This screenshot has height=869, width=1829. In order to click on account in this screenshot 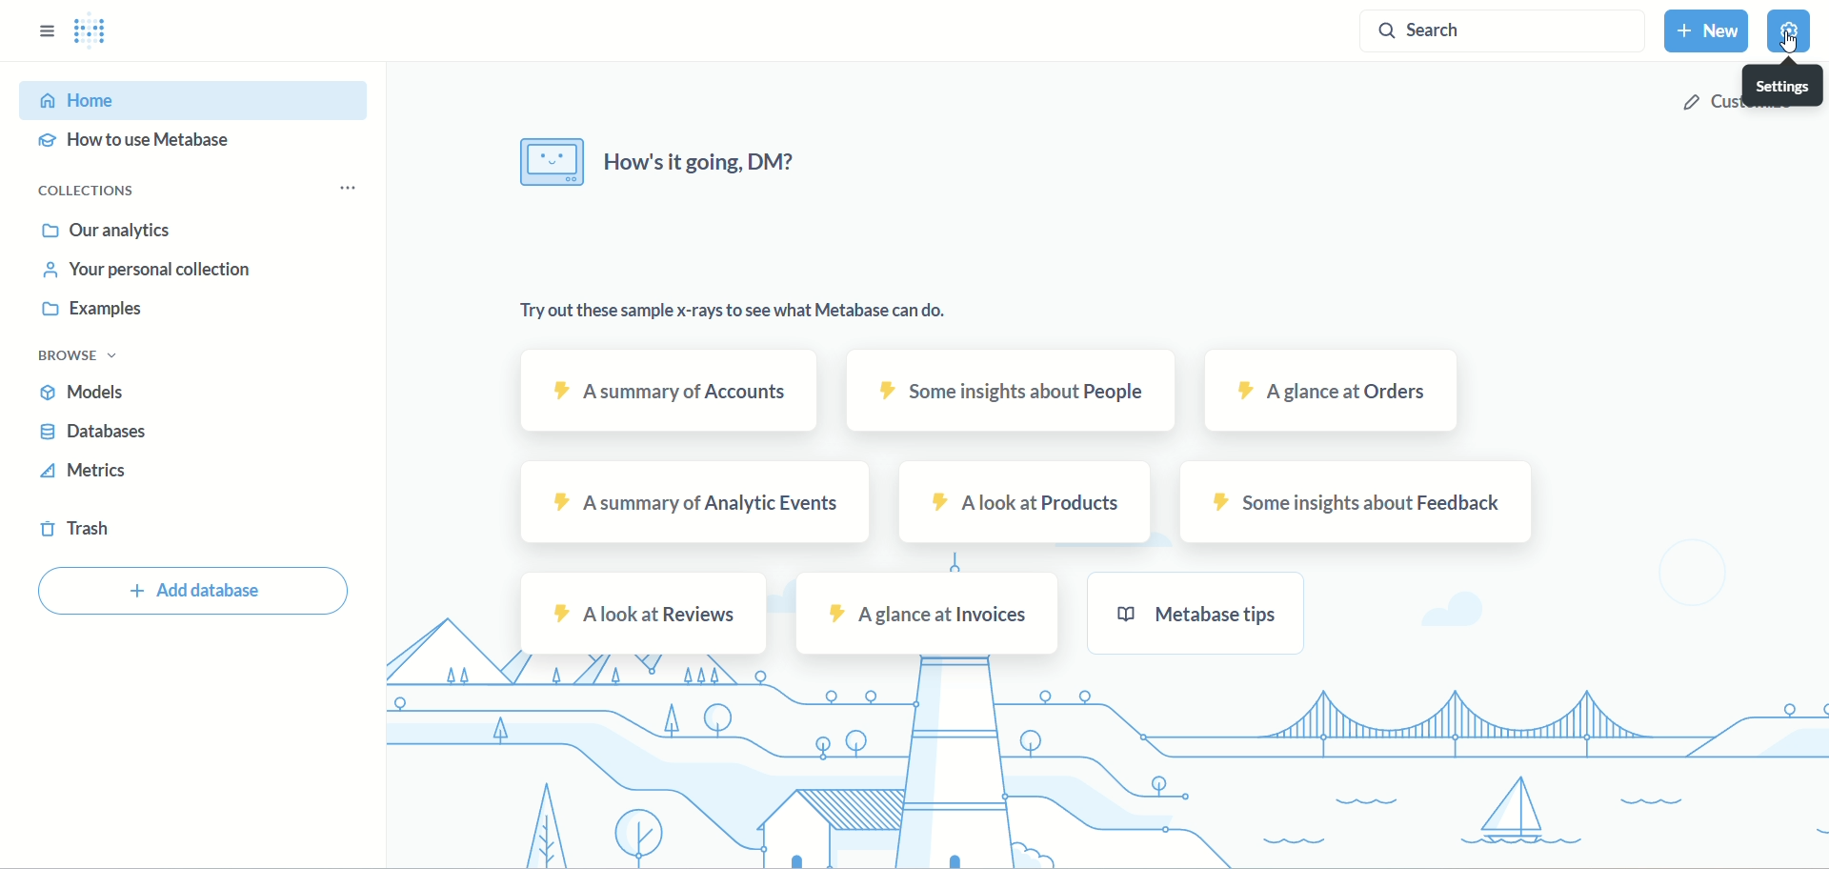, I will do `click(672, 390)`.